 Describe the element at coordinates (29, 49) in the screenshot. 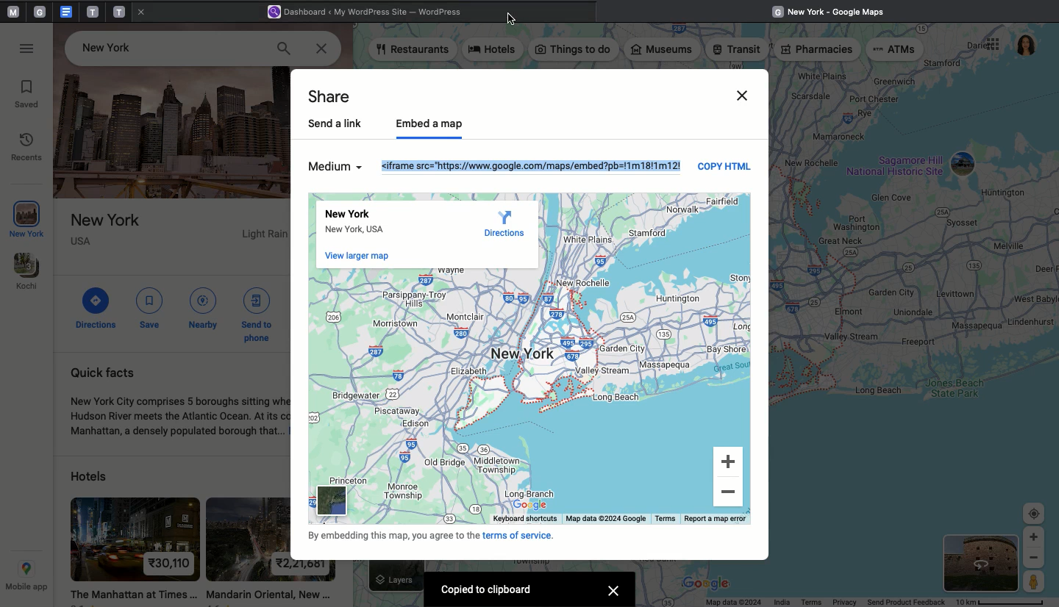

I see `Options` at that location.